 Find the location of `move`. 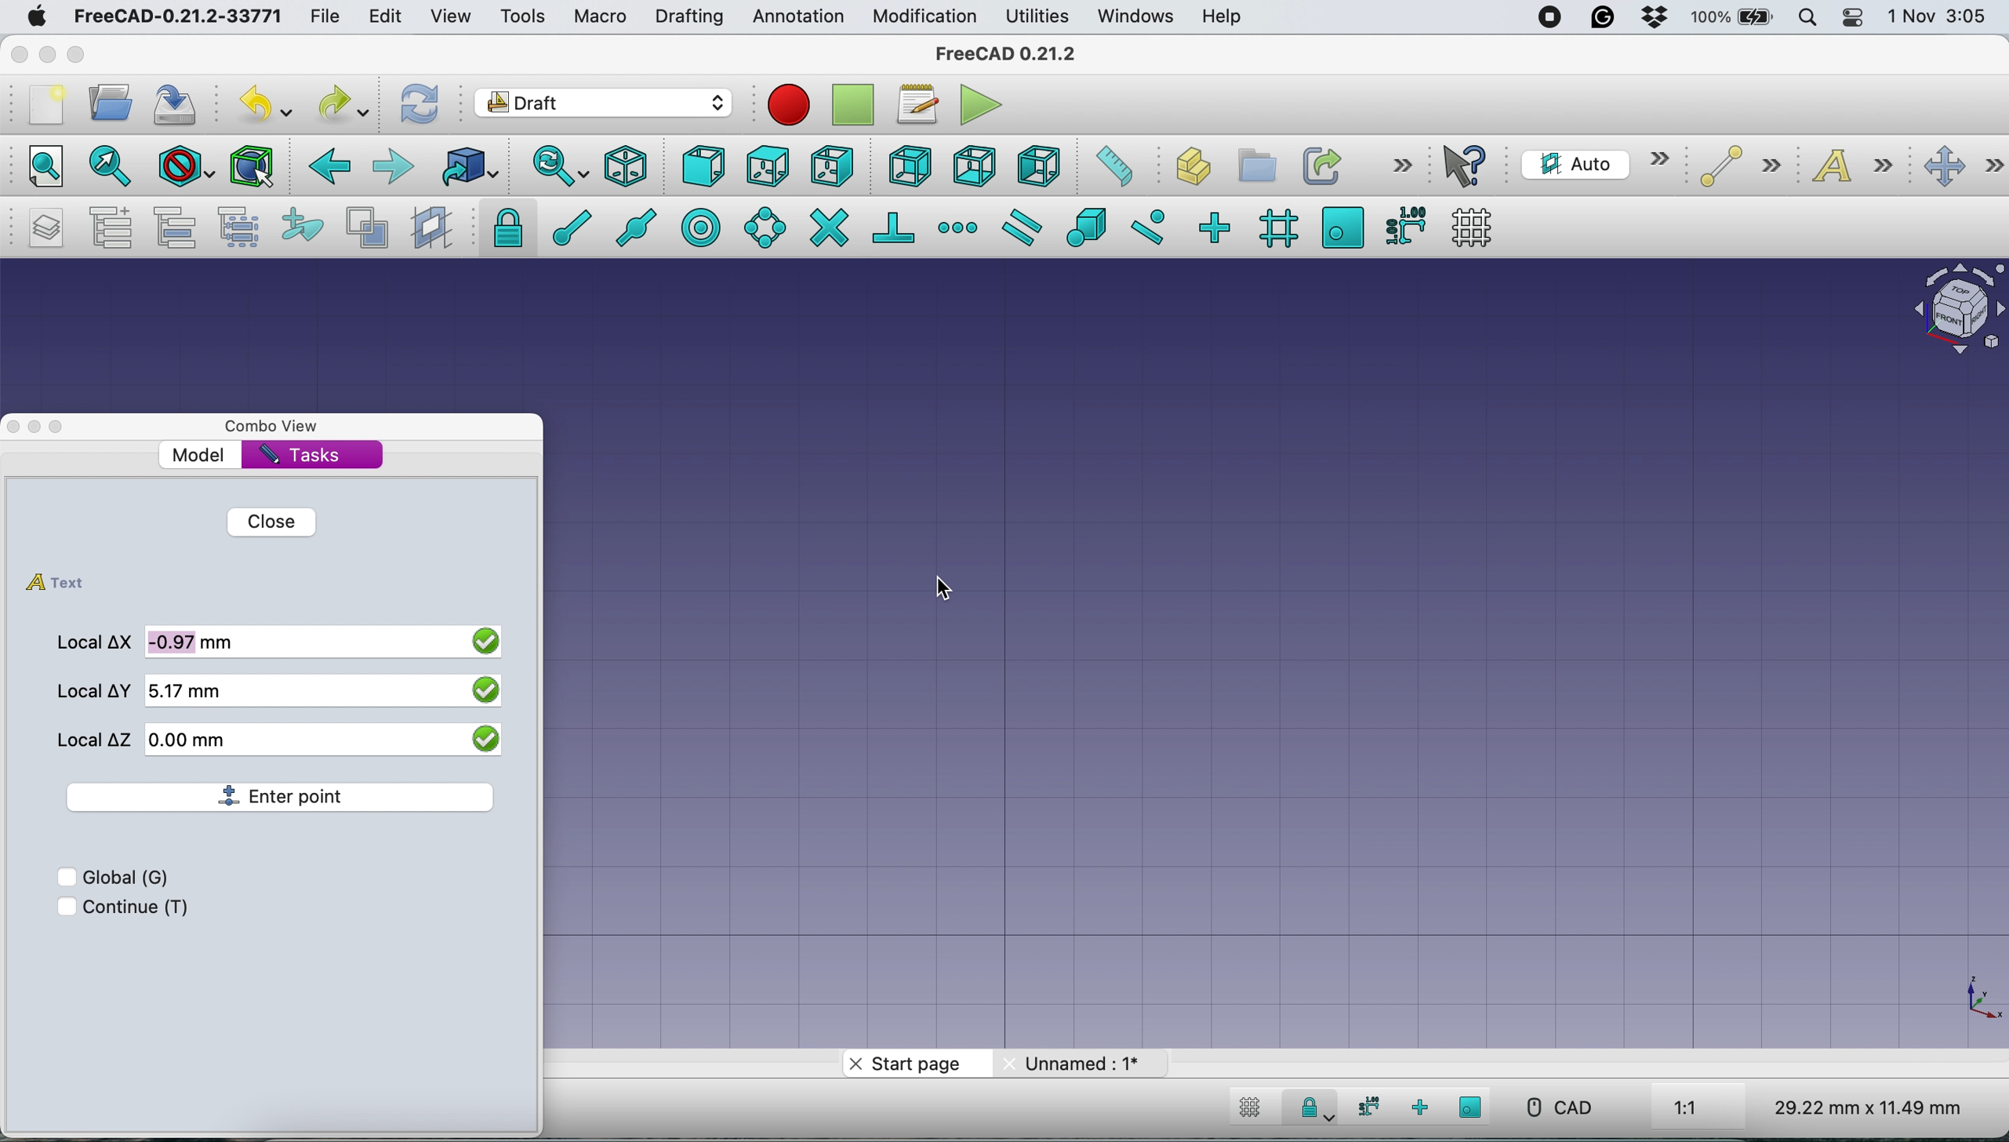

move is located at coordinates (1958, 165).